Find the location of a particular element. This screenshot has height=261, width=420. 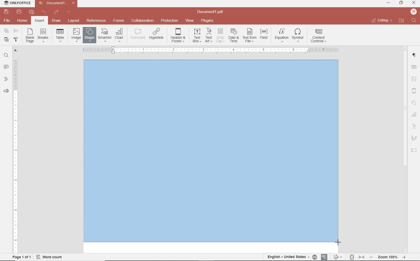

file name is located at coordinates (212, 12).